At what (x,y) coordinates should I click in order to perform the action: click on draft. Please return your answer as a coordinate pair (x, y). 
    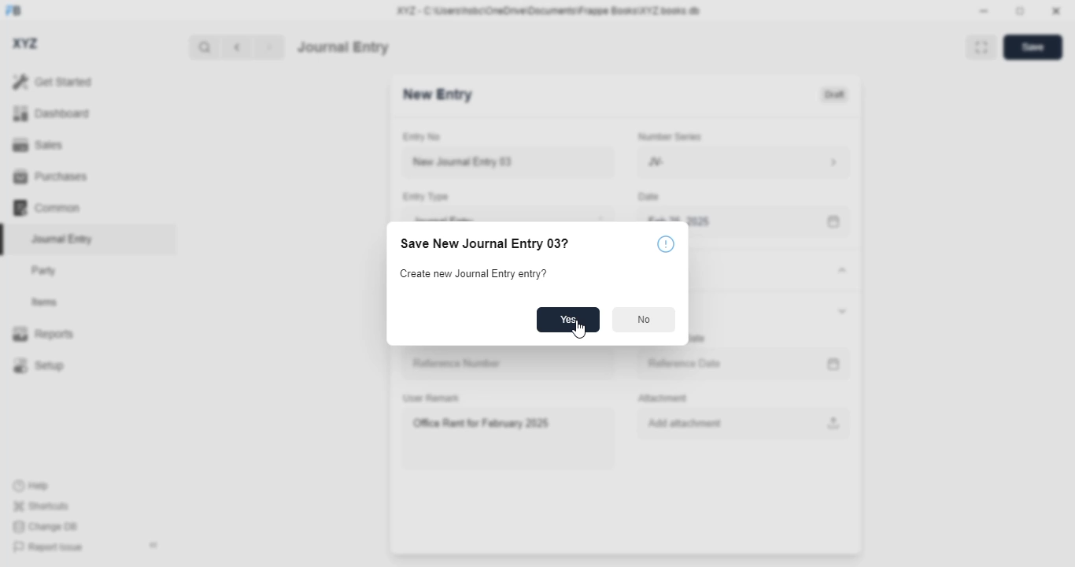
    Looking at the image, I should click on (835, 95).